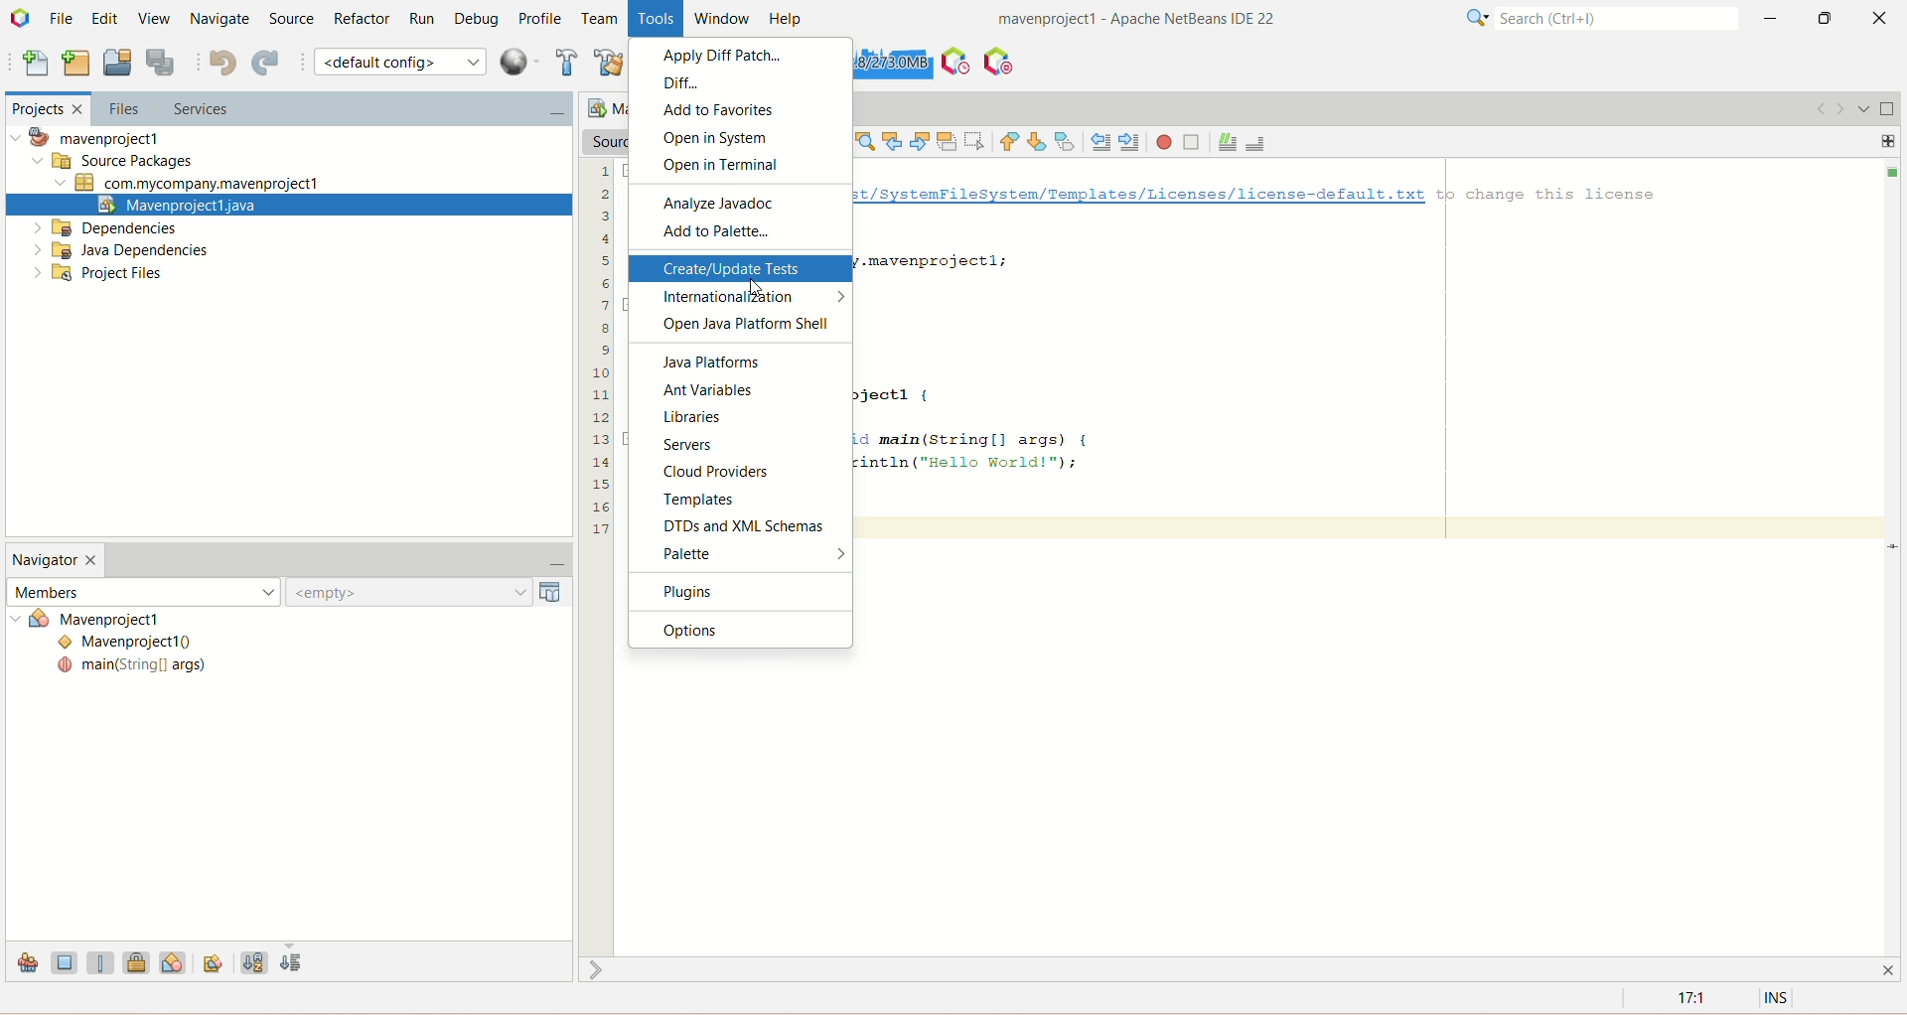 Image resolution: width=1907 pixels, height=1015 pixels. What do you see at coordinates (104, 228) in the screenshot?
I see `dependencies` at bounding box center [104, 228].